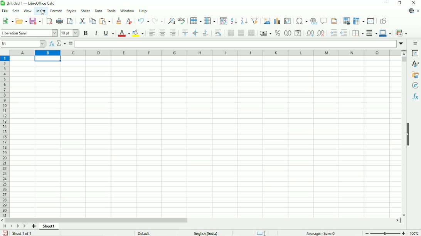 Image resolution: width=421 pixels, height=236 pixels. Describe the element at coordinates (34, 226) in the screenshot. I see `Add sheet` at that location.